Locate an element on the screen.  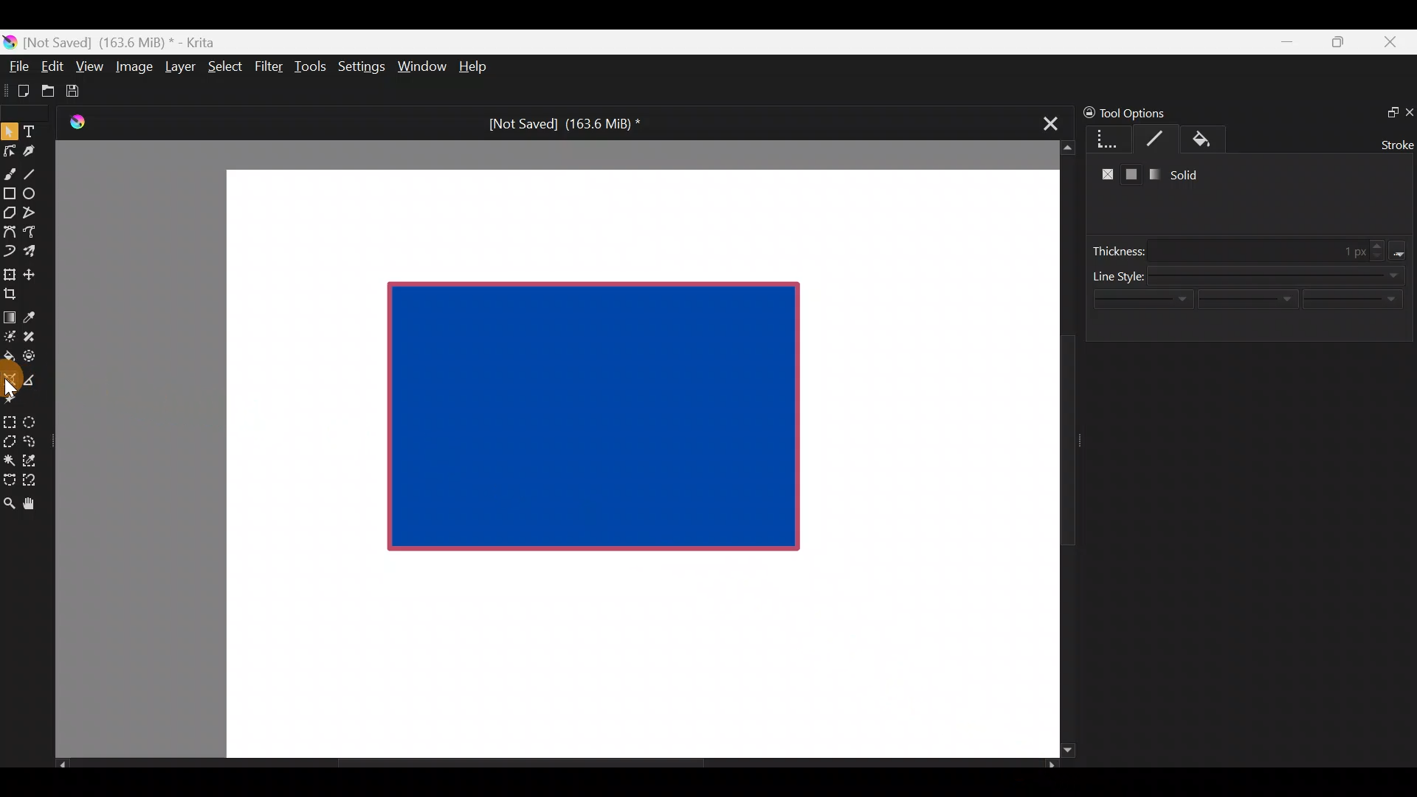
Pan tool is located at coordinates (35, 504).